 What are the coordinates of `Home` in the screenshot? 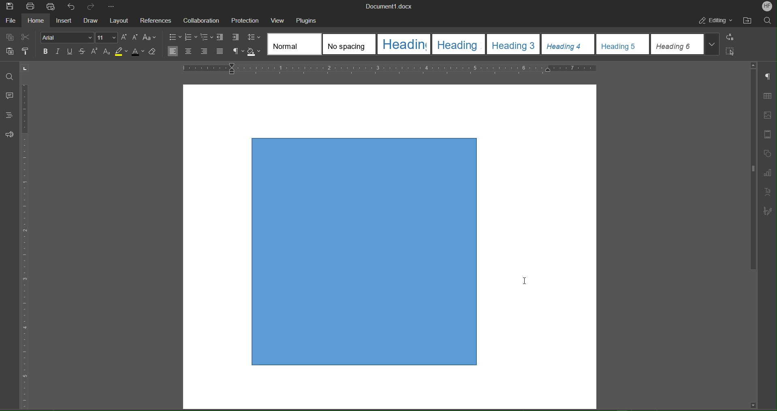 It's located at (34, 21).